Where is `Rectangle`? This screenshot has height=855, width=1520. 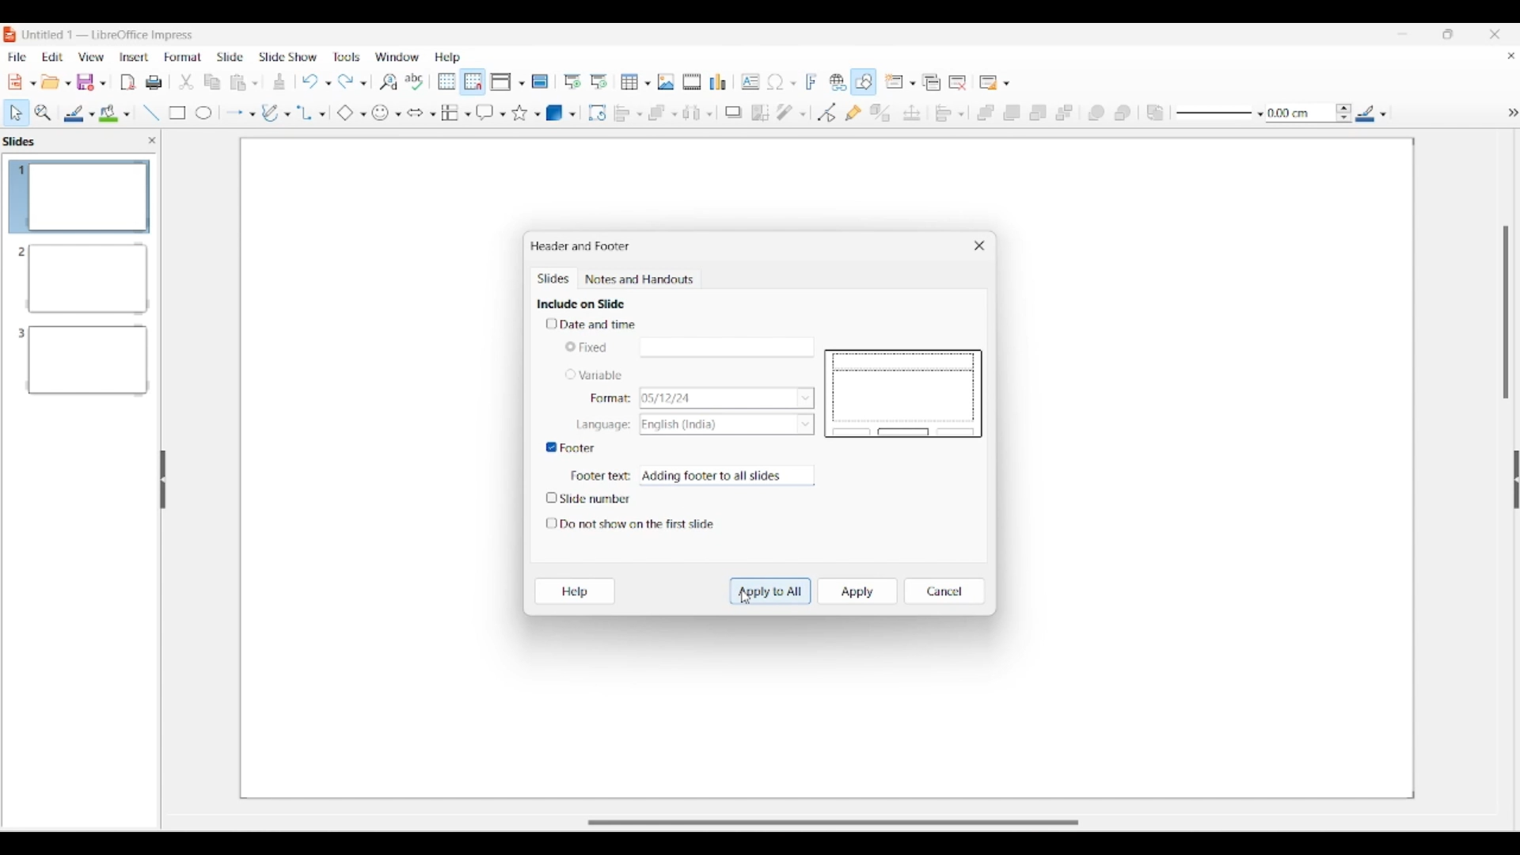
Rectangle is located at coordinates (173, 111).